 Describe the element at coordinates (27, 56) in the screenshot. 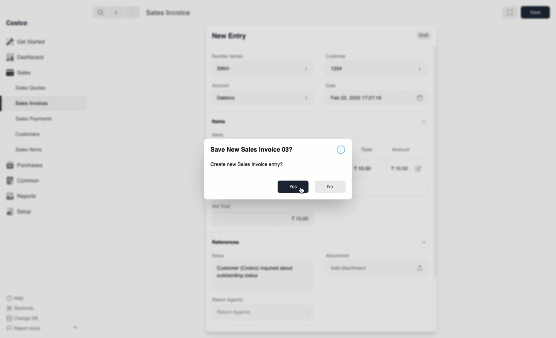

I see `Dashboard` at that location.